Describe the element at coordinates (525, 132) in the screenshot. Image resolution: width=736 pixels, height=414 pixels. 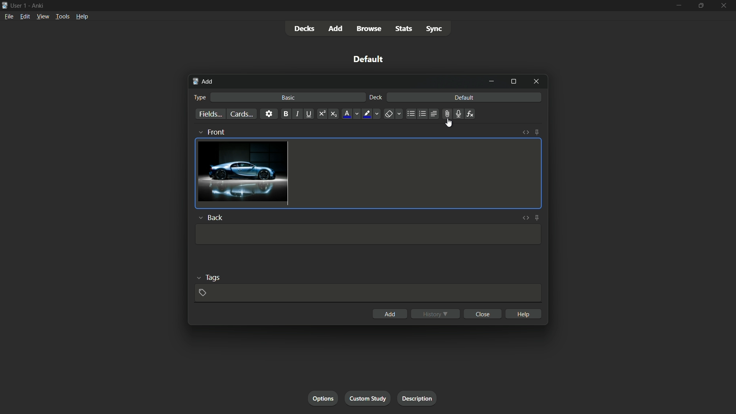
I see `toggle html editor` at that location.